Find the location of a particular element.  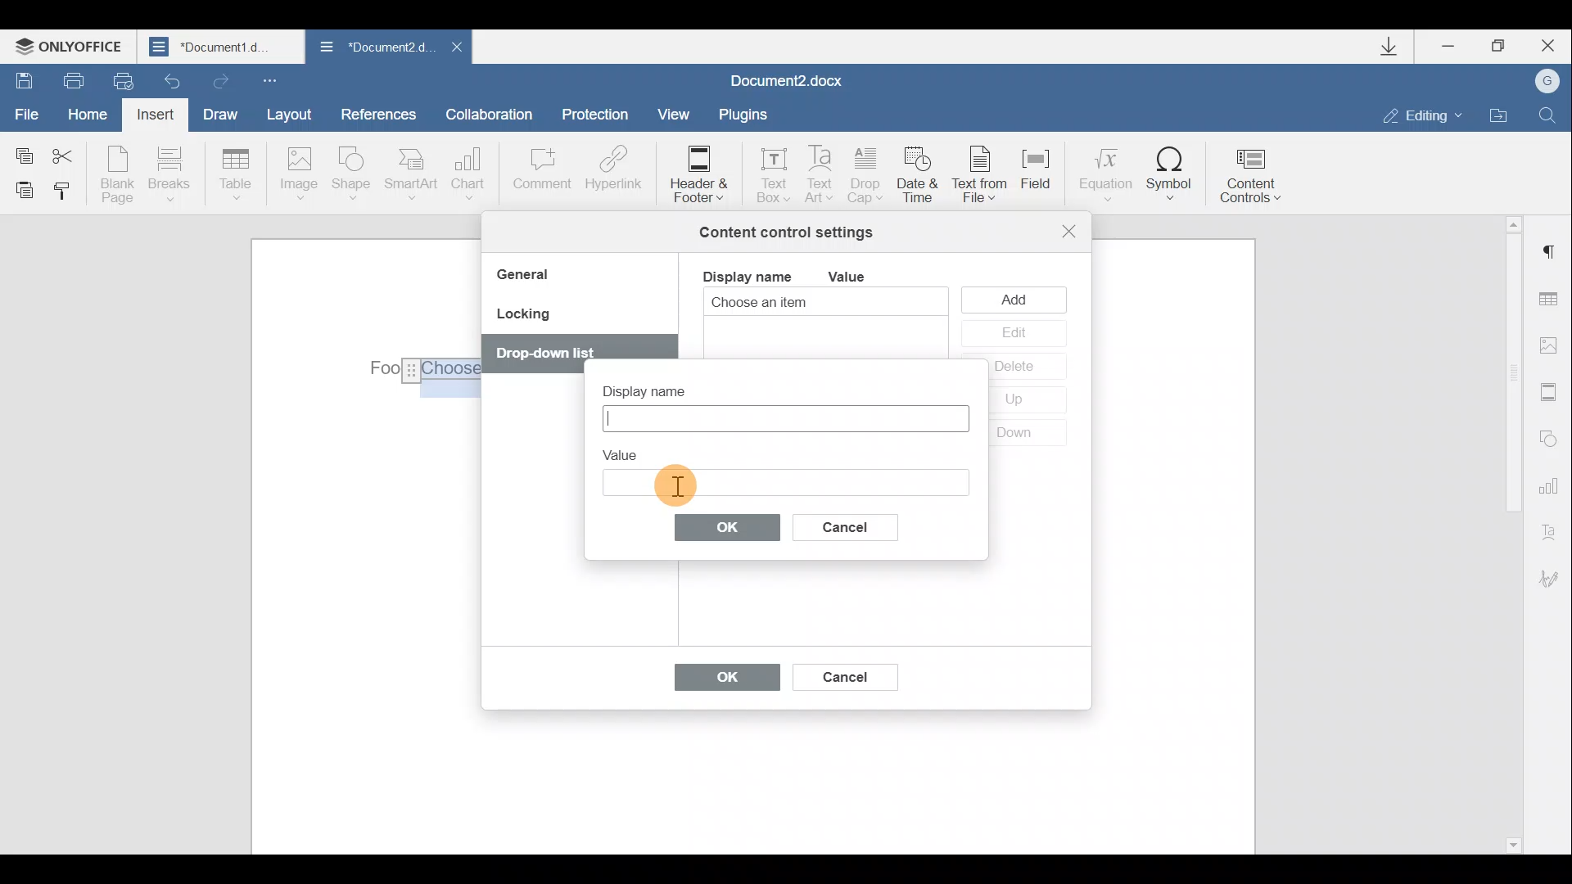

References is located at coordinates (377, 112).